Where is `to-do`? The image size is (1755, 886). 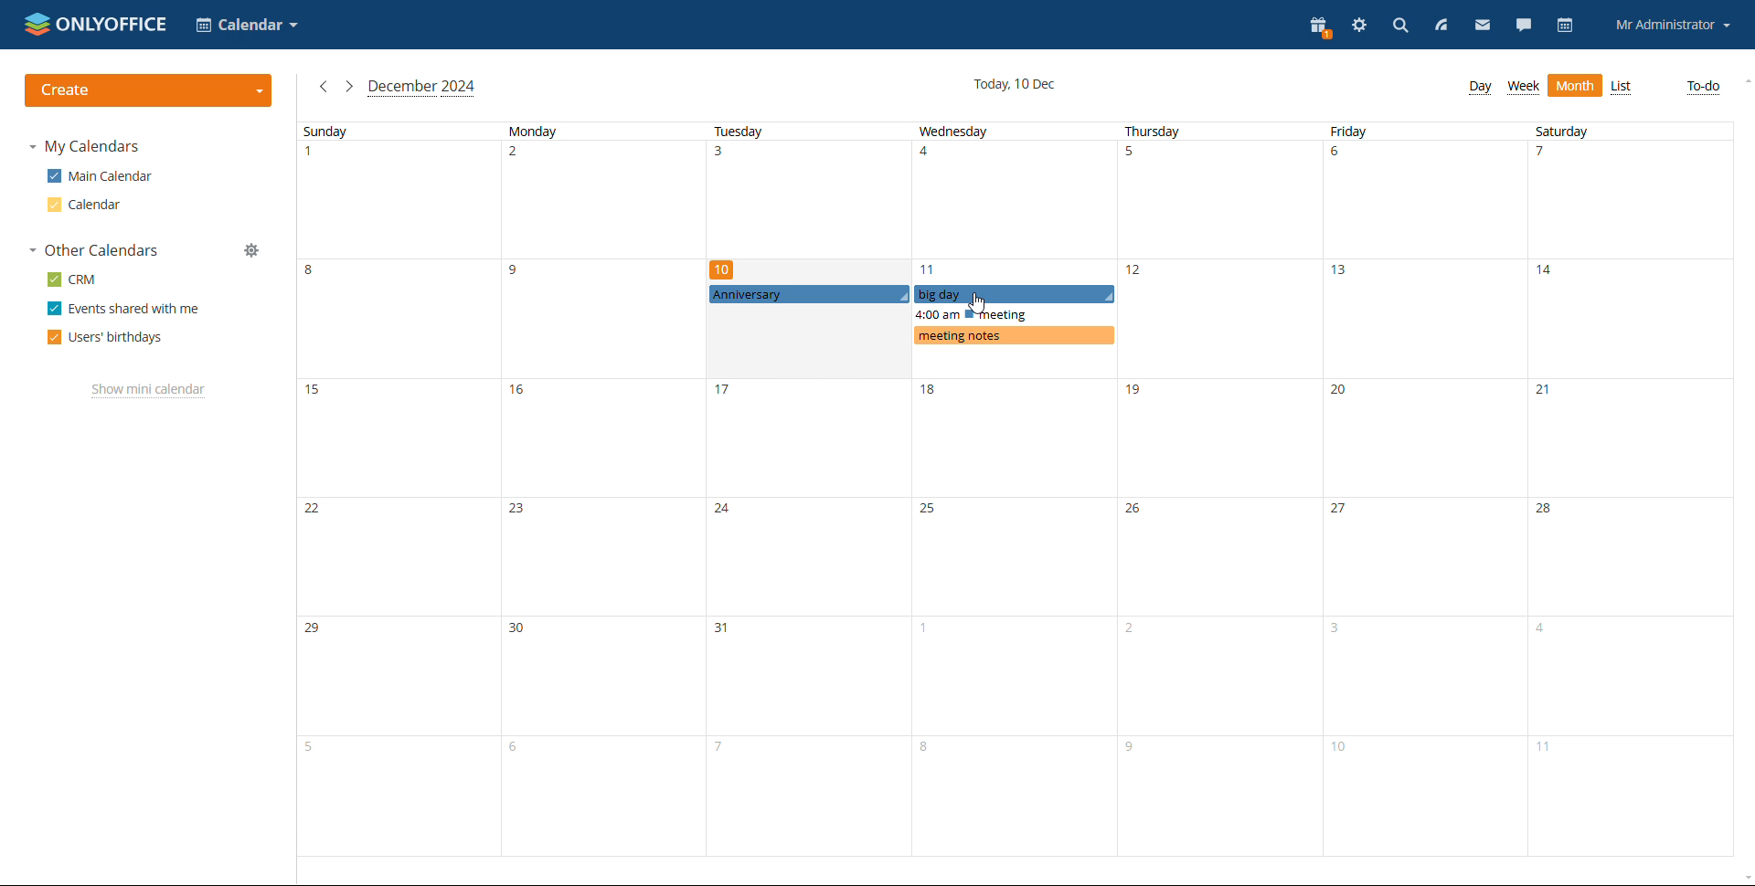
to-do is located at coordinates (1701, 87).